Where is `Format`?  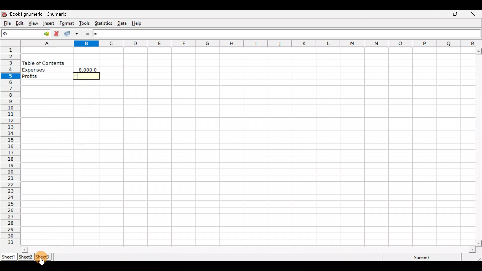
Format is located at coordinates (67, 24).